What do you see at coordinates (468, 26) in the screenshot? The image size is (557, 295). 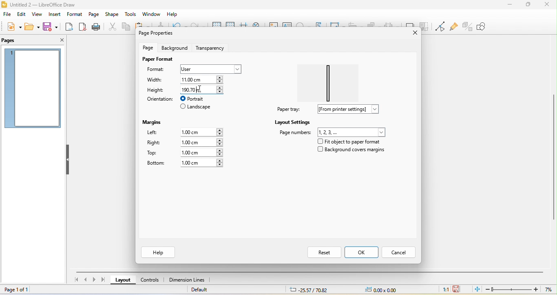 I see `toggle extrusion` at bounding box center [468, 26].